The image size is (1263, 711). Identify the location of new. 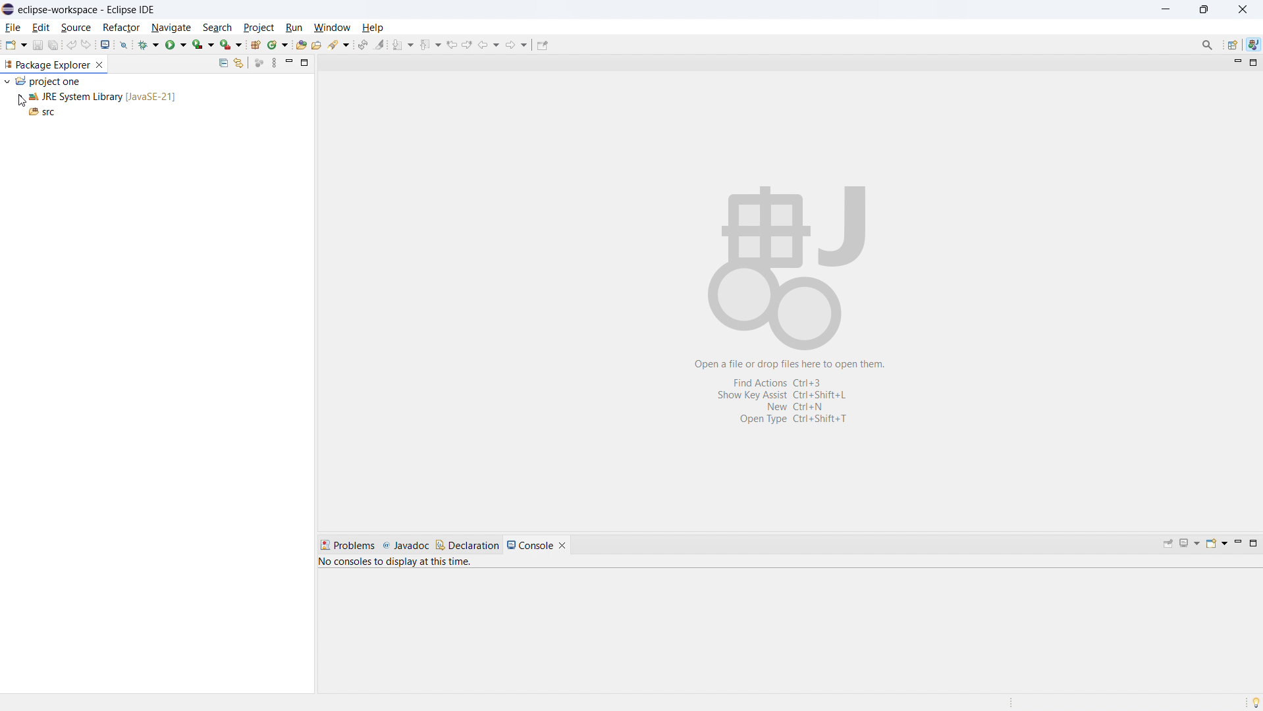
(15, 45).